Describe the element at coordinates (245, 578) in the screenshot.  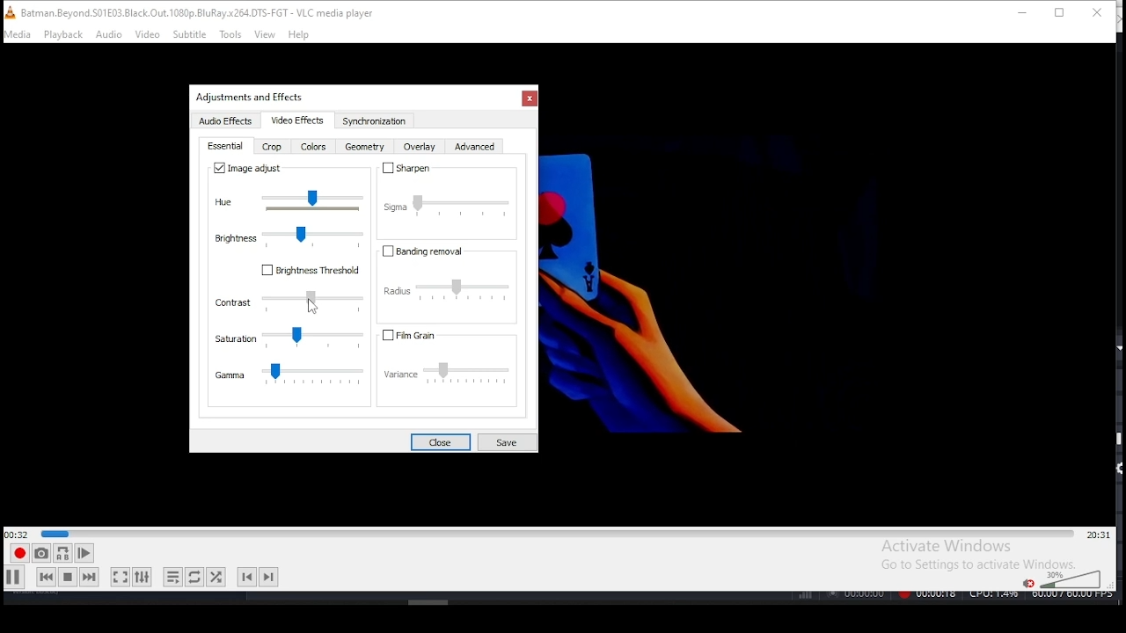
I see `previous chapter` at that location.